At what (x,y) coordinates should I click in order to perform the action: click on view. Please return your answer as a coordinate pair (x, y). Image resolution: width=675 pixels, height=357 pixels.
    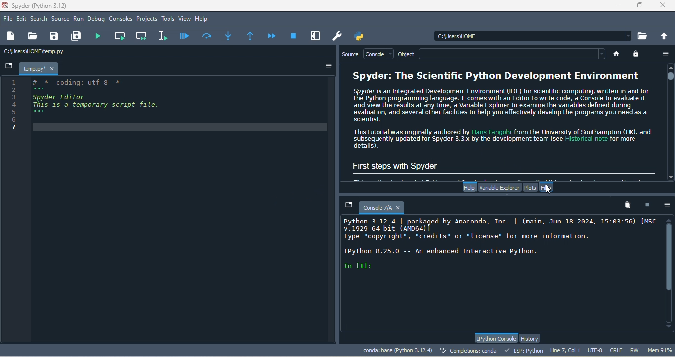
    Looking at the image, I should click on (185, 19).